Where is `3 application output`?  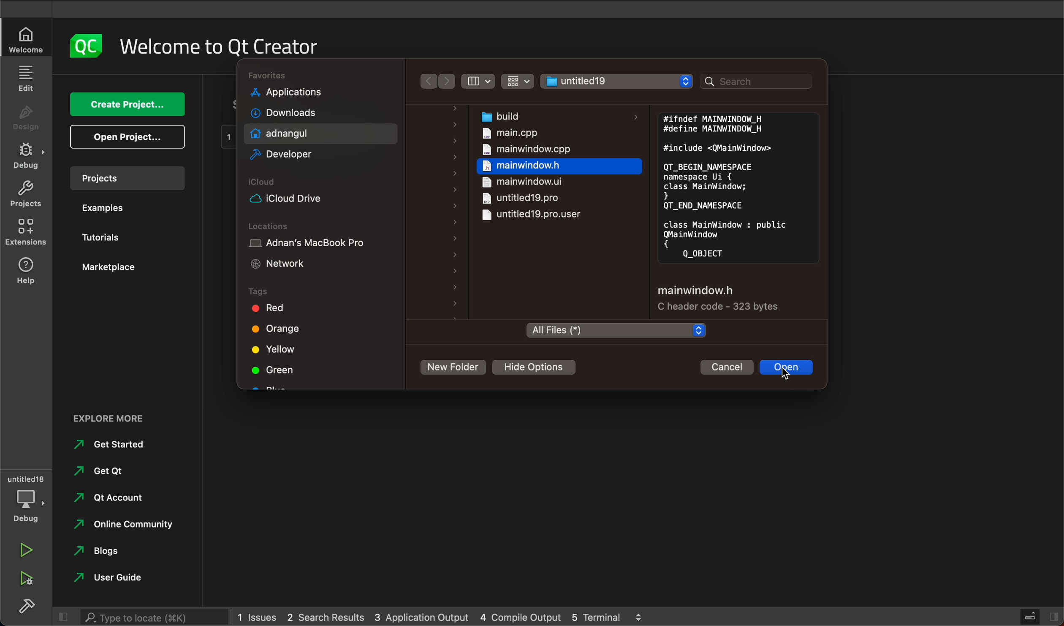
3 application output is located at coordinates (421, 616).